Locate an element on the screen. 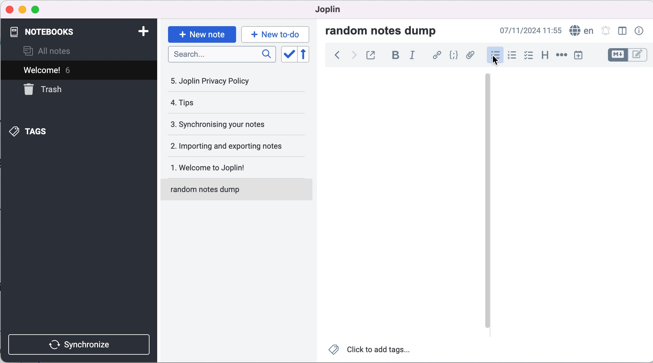  note properties is located at coordinates (638, 31).